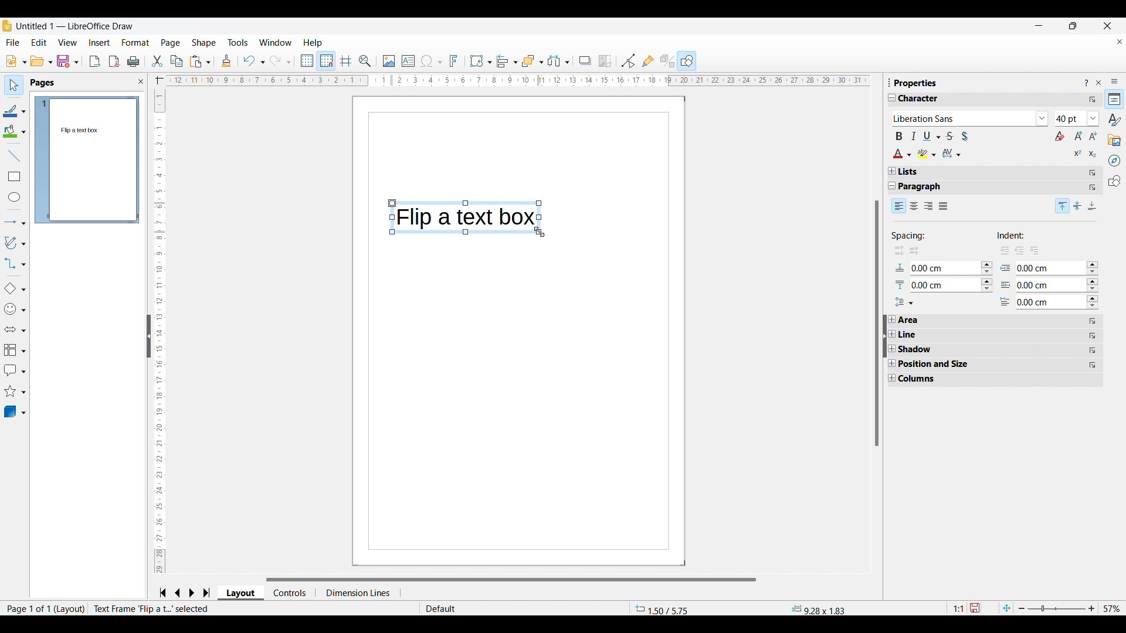 This screenshot has height=633, width=1126. Describe the element at coordinates (668, 61) in the screenshot. I see `Toggle extrusion` at that location.